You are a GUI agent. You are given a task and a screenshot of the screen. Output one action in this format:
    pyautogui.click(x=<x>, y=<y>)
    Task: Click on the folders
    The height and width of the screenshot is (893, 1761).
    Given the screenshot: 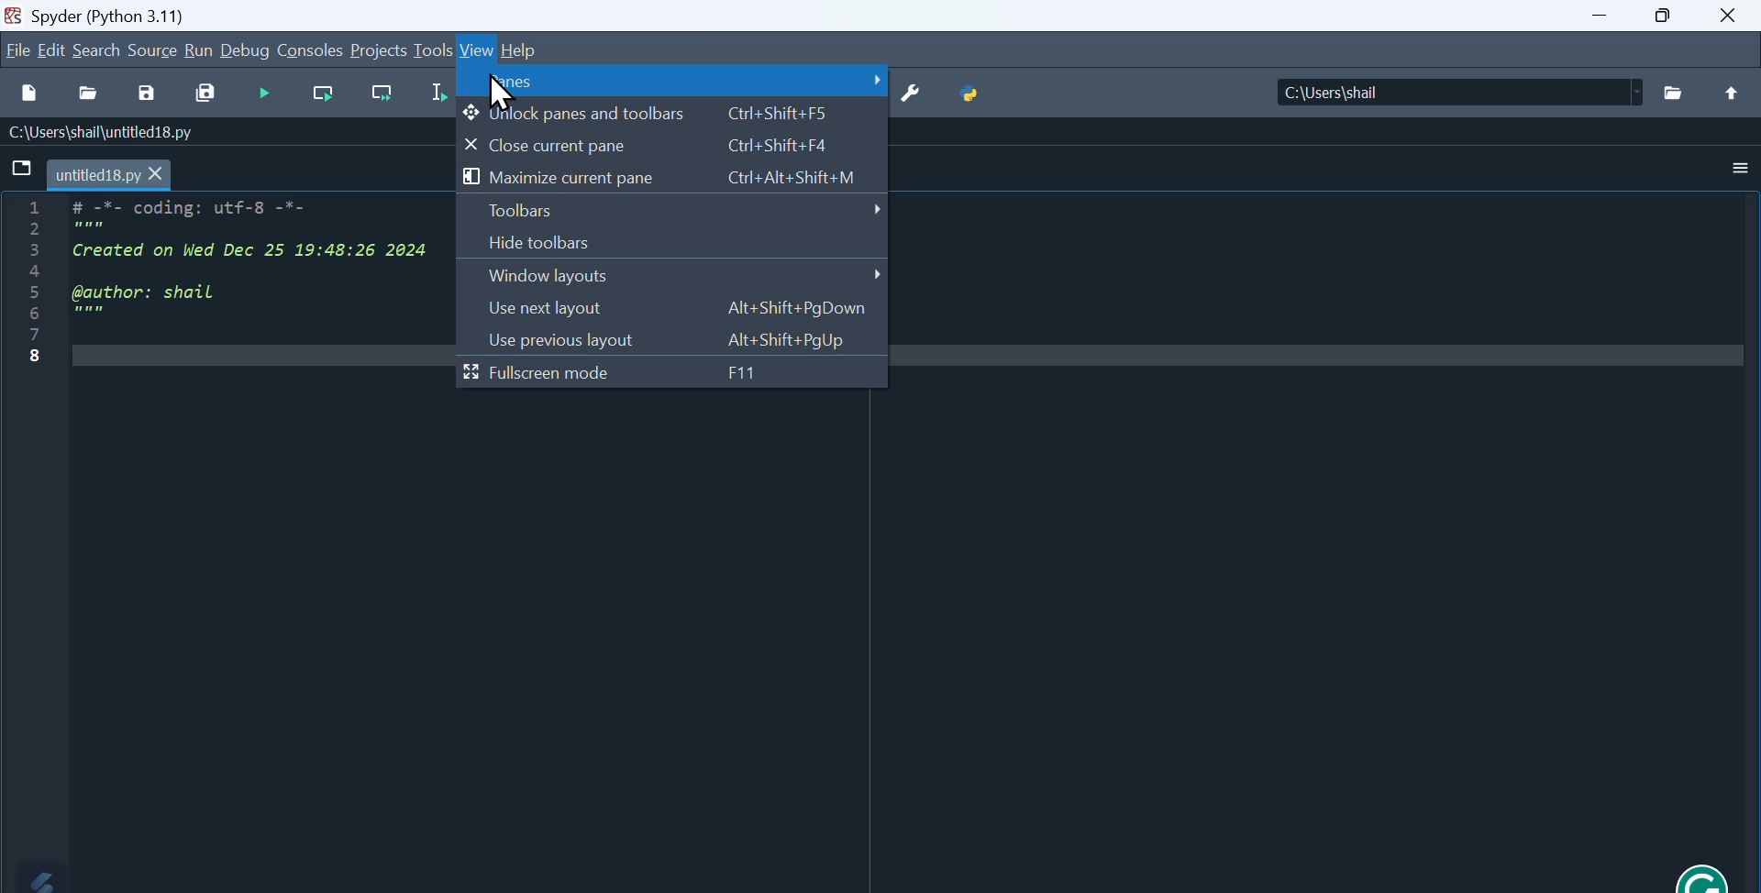 What is the action you would take?
    pyautogui.click(x=1674, y=93)
    